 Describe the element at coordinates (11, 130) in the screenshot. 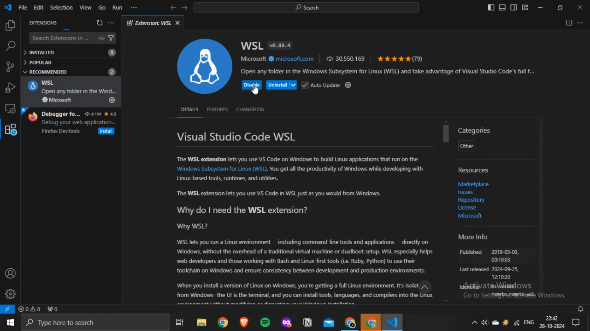

I see `extensions` at that location.